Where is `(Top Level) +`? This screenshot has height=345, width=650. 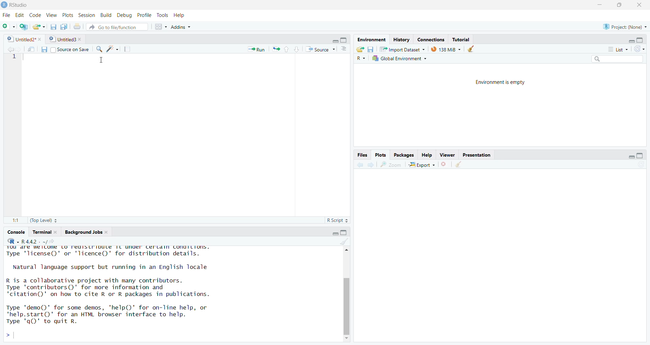
(Top Level) + is located at coordinates (46, 220).